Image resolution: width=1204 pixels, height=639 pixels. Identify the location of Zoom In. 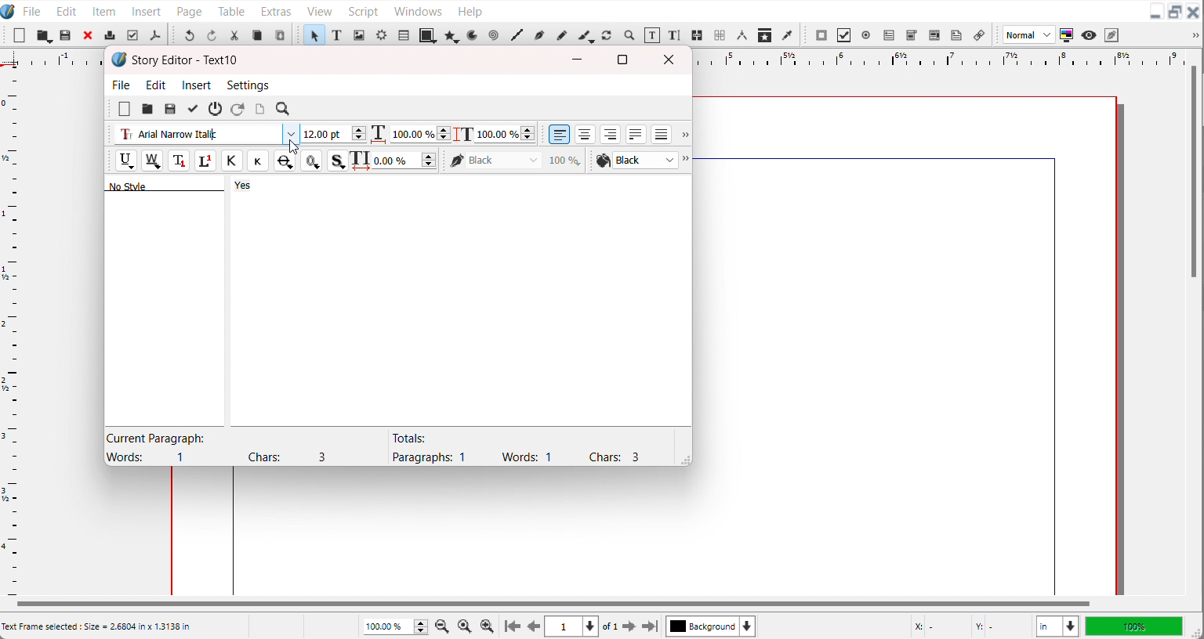
(488, 626).